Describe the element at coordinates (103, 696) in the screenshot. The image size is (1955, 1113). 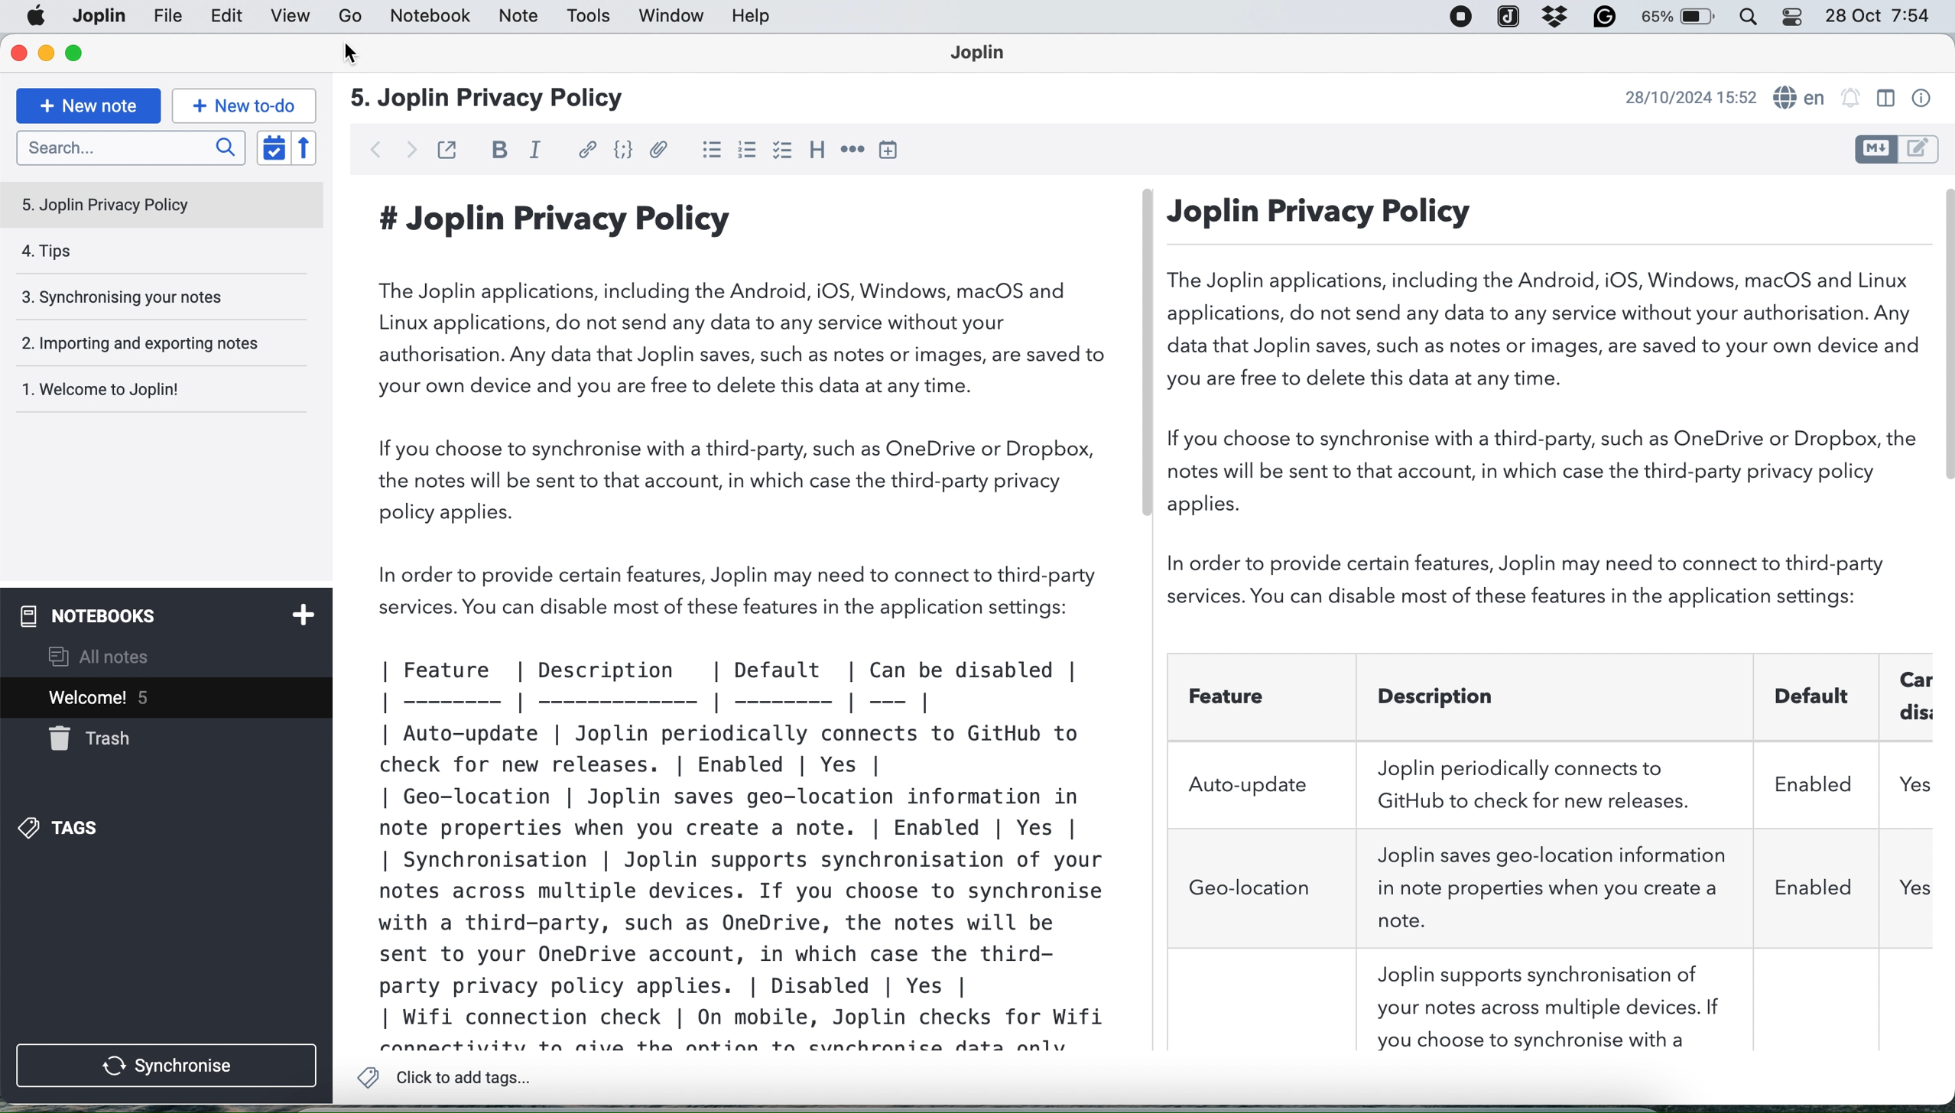
I see `current open note` at that location.